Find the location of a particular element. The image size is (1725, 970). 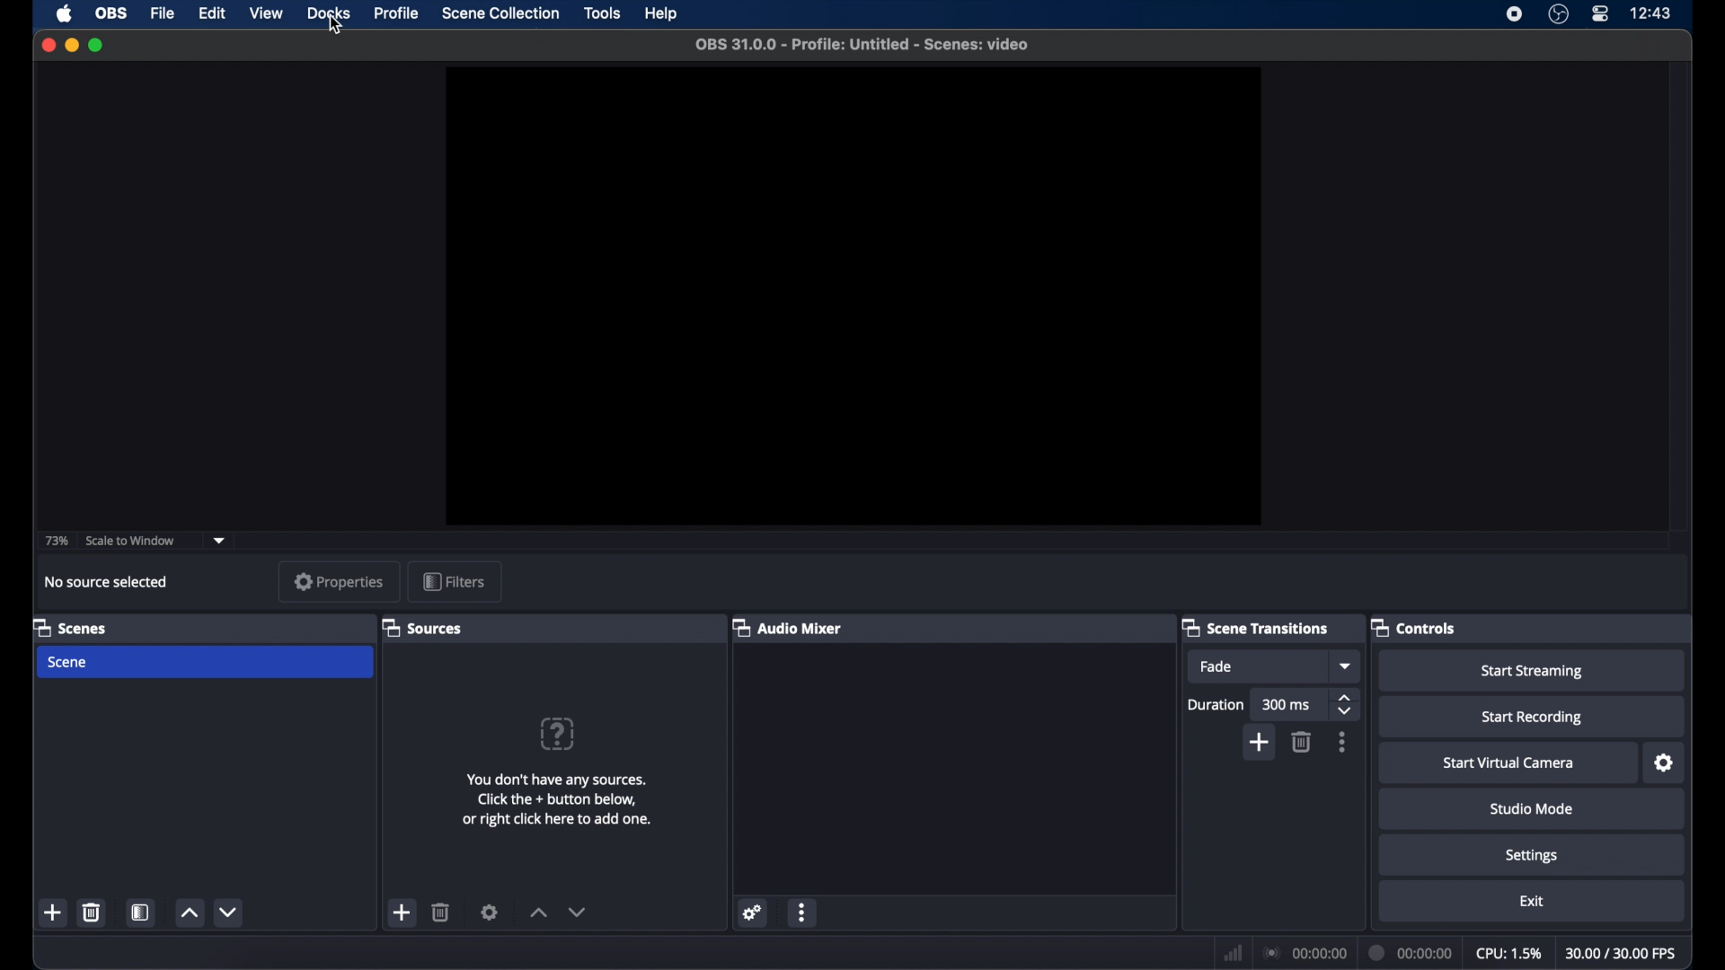

300 ms is located at coordinates (1287, 704).